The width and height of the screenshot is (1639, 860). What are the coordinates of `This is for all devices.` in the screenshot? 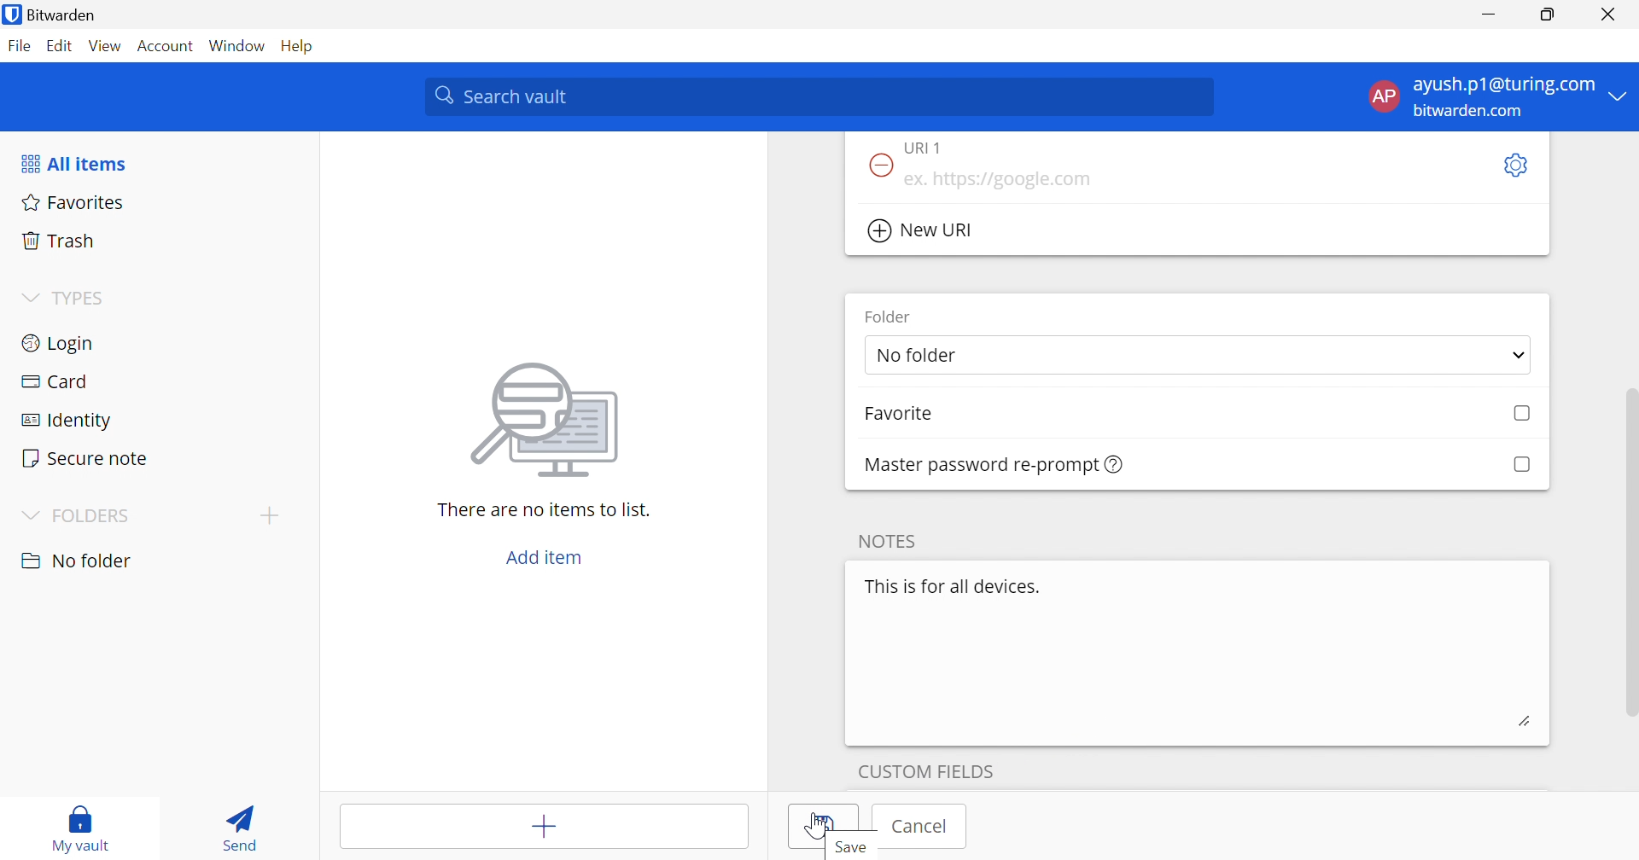 It's located at (954, 587).